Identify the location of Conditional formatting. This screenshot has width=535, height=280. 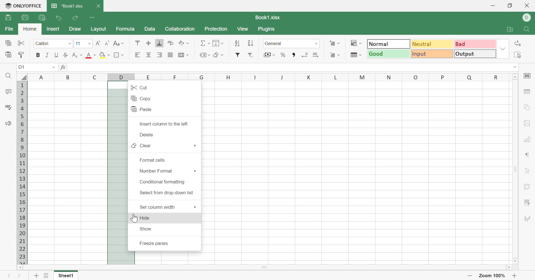
(162, 182).